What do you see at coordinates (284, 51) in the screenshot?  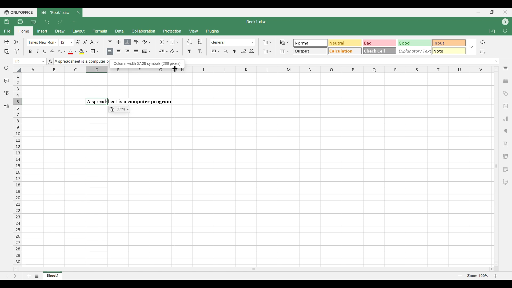 I see `Format as table options` at bounding box center [284, 51].